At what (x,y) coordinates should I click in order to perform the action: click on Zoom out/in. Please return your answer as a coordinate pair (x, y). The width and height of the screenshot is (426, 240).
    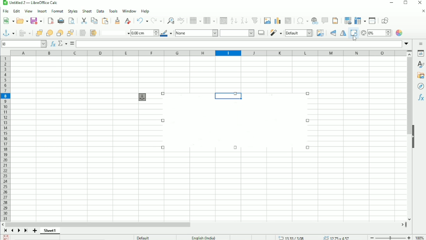
    Looking at the image, I should click on (389, 236).